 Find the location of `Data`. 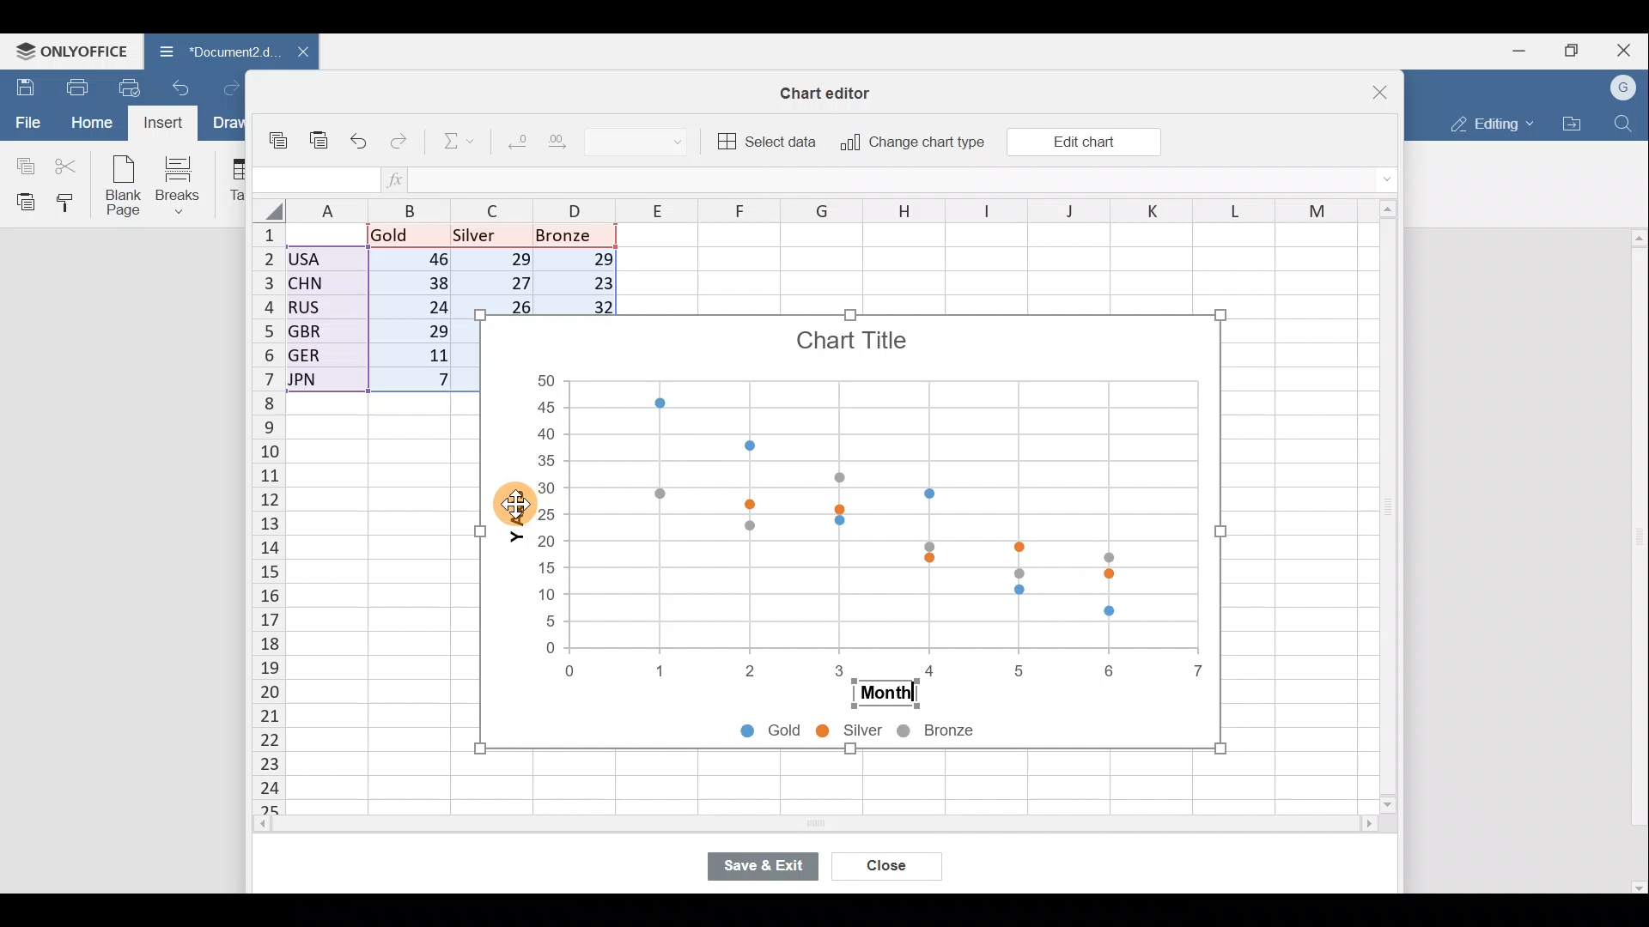

Data is located at coordinates (374, 313).